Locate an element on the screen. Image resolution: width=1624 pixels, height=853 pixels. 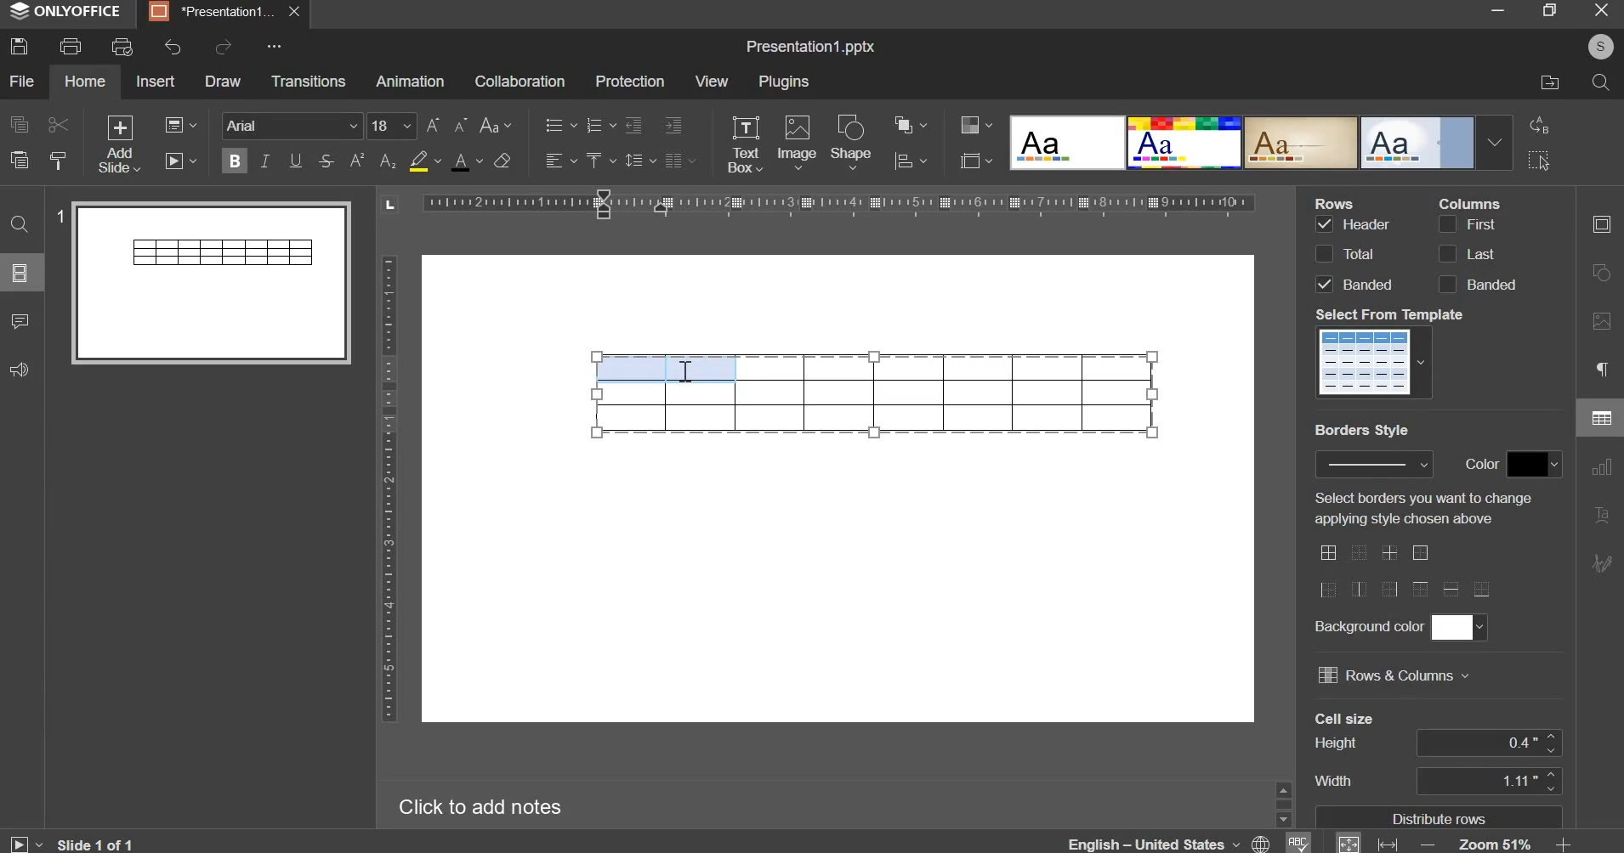
zoom & fit is located at coordinates (1452, 842).